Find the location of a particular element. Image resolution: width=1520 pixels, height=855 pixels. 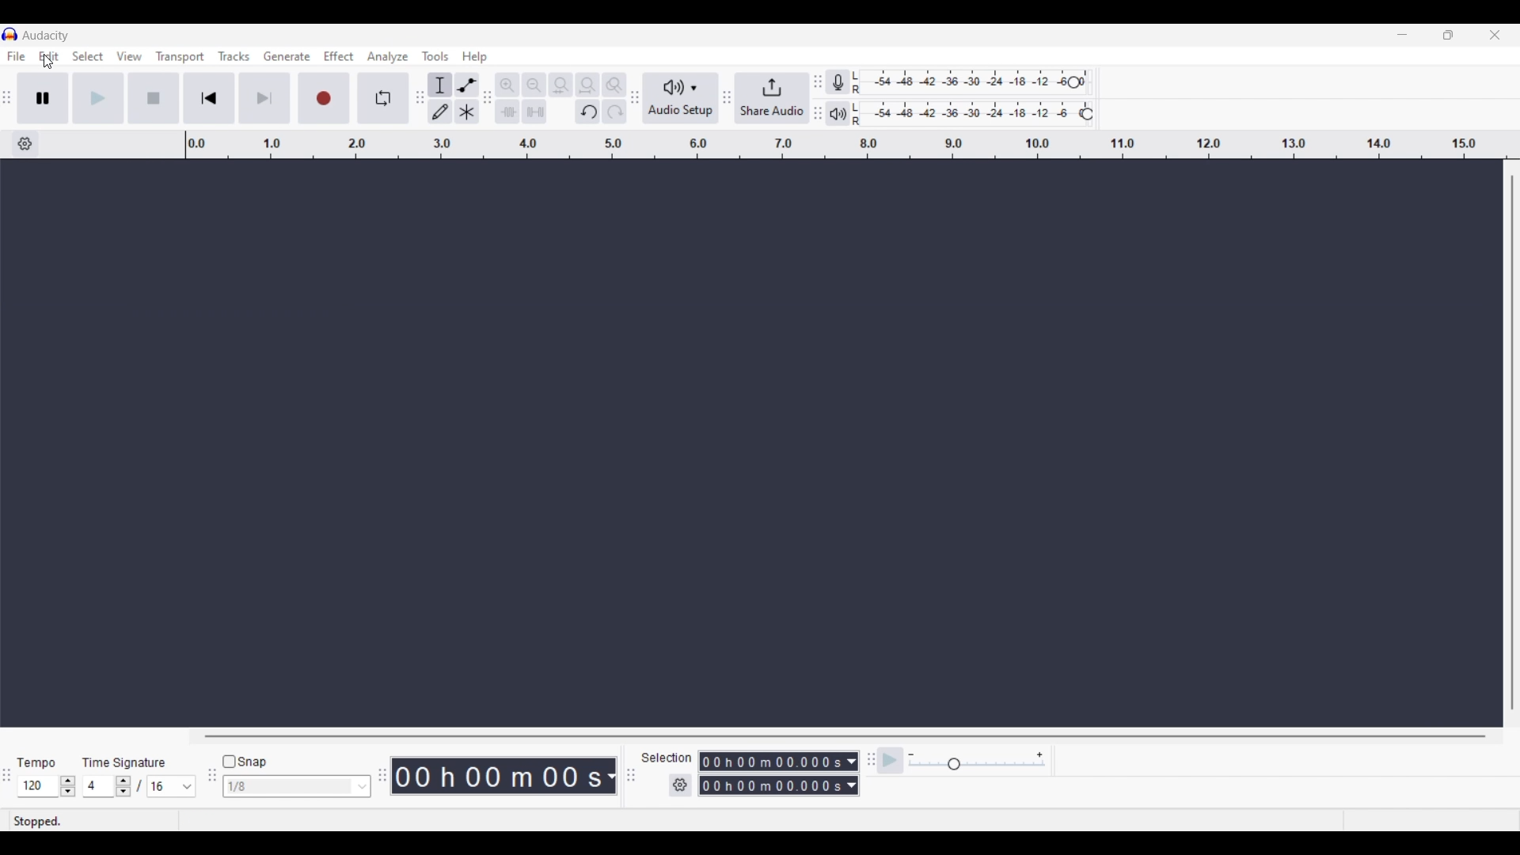

Zoom toggle is located at coordinates (614, 85).